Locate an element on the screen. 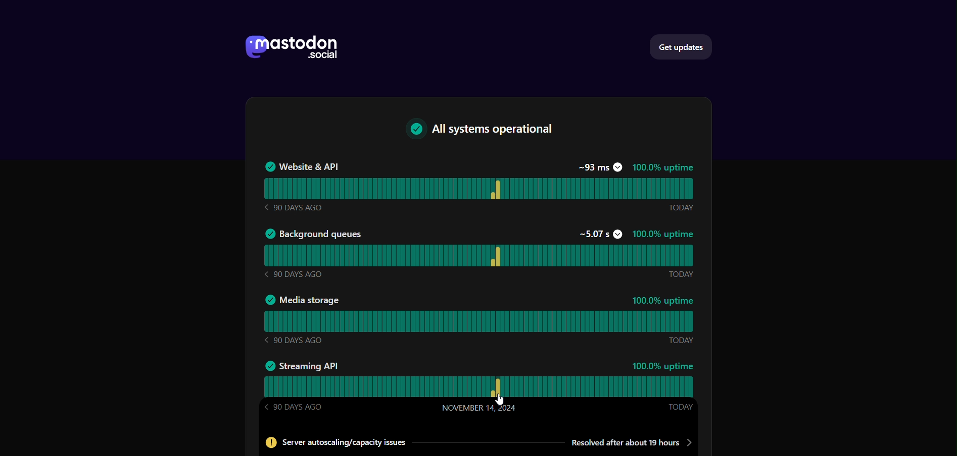 The height and width of the screenshot is (456, 957). Website & API is located at coordinates (301, 166).